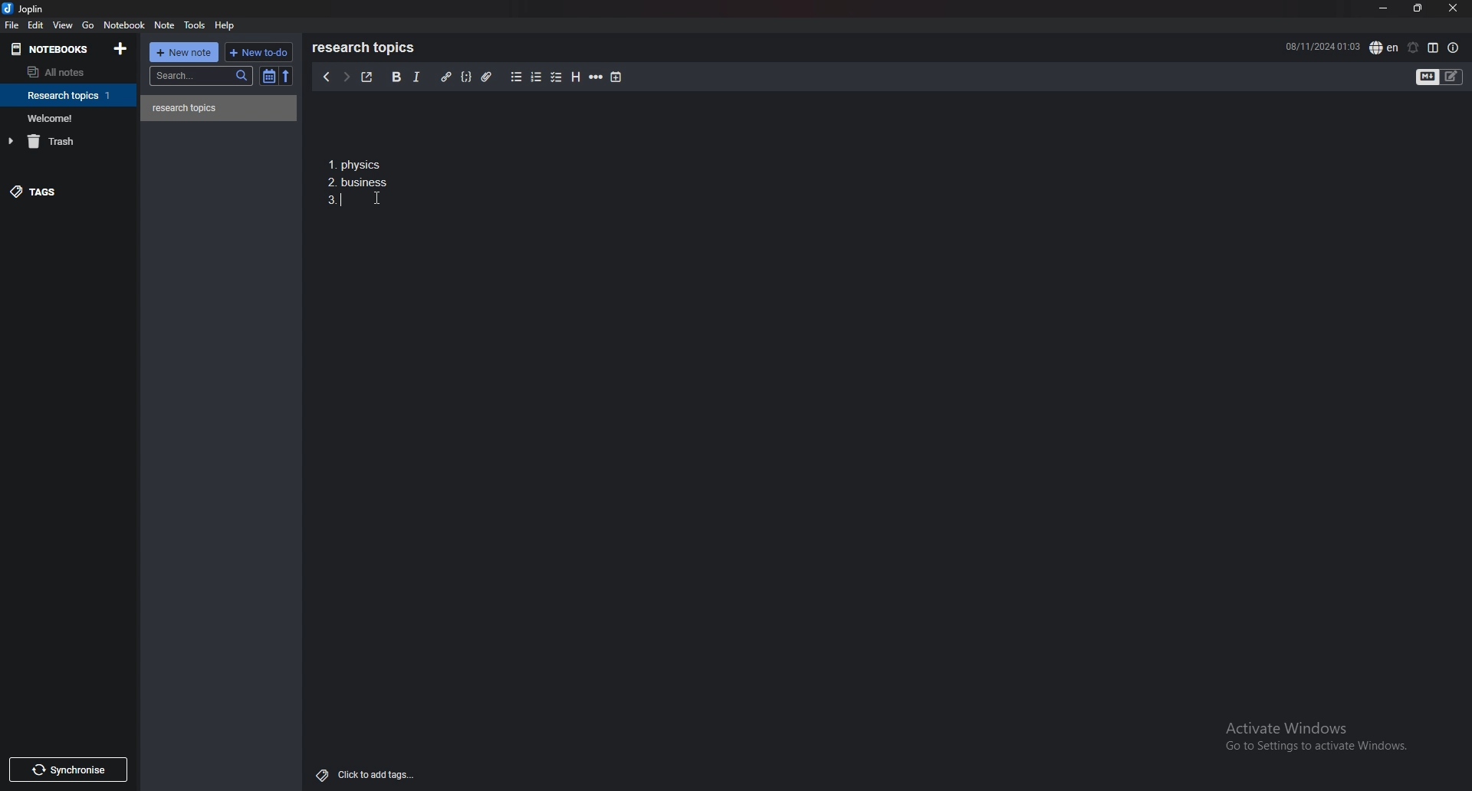 This screenshot has height=791, width=1472. I want to click on toggle editor, so click(1441, 77).